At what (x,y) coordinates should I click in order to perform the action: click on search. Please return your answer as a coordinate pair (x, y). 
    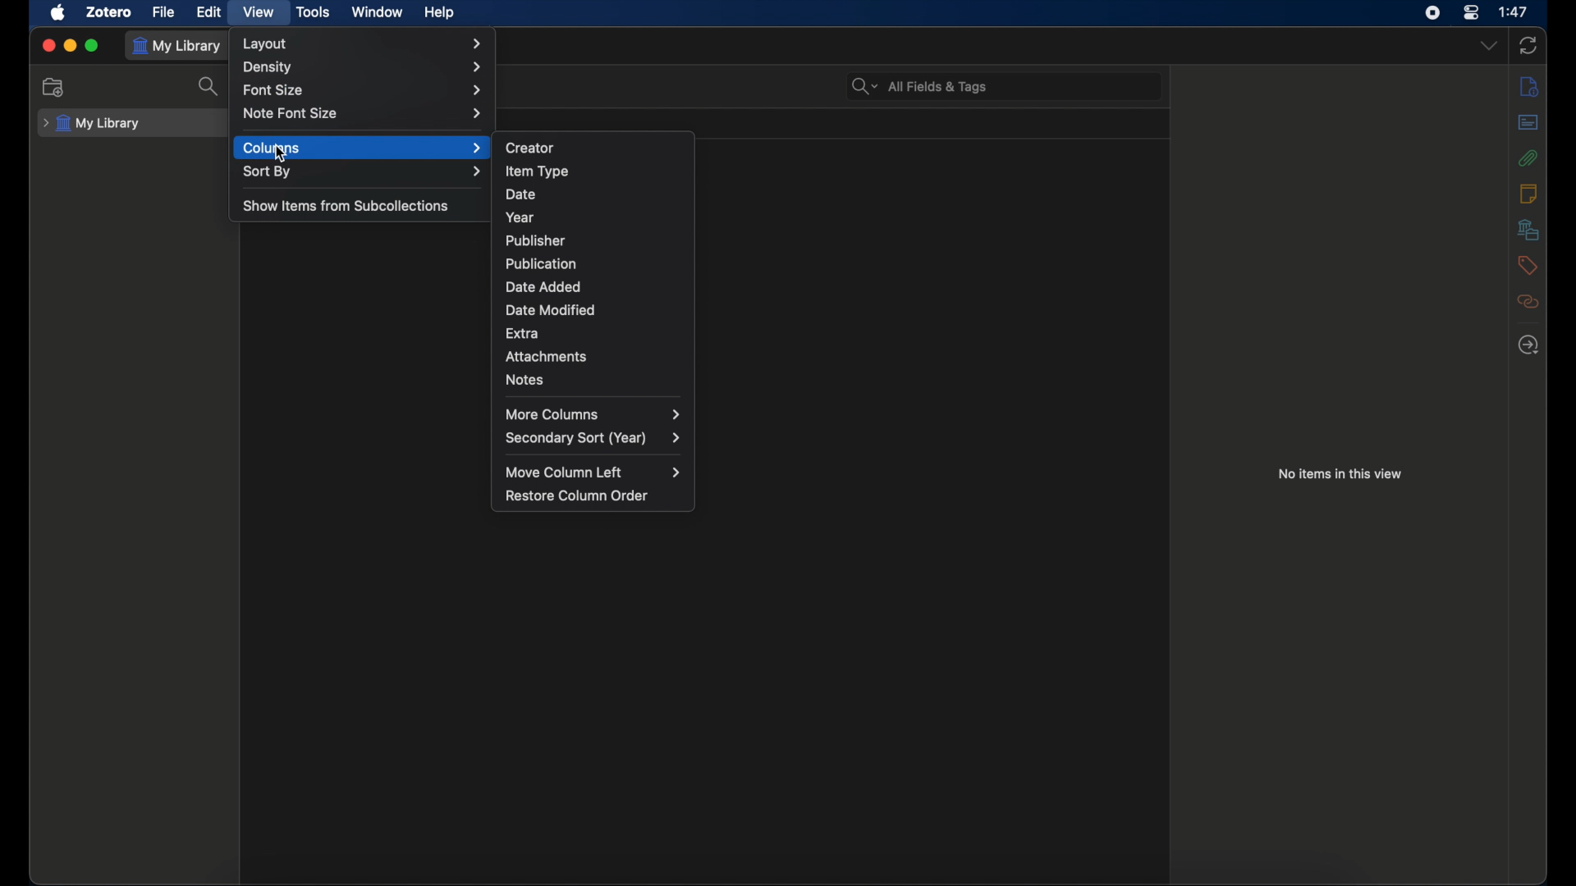
    Looking at the image, I should click on (210, 85).